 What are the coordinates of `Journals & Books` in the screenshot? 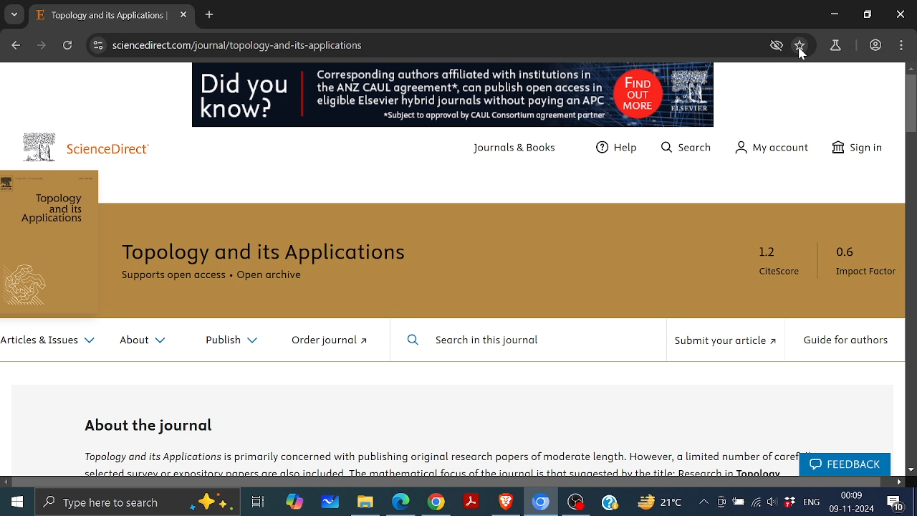 It's located at (519, 150).